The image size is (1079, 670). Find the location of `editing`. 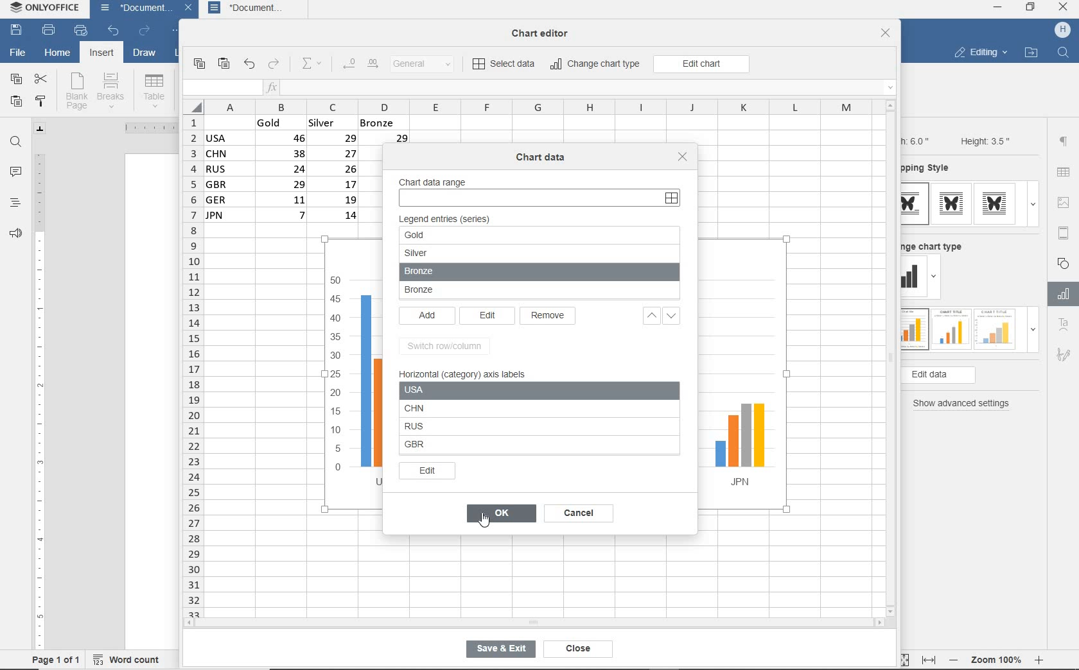

editing is located at coordinates (980, 54).